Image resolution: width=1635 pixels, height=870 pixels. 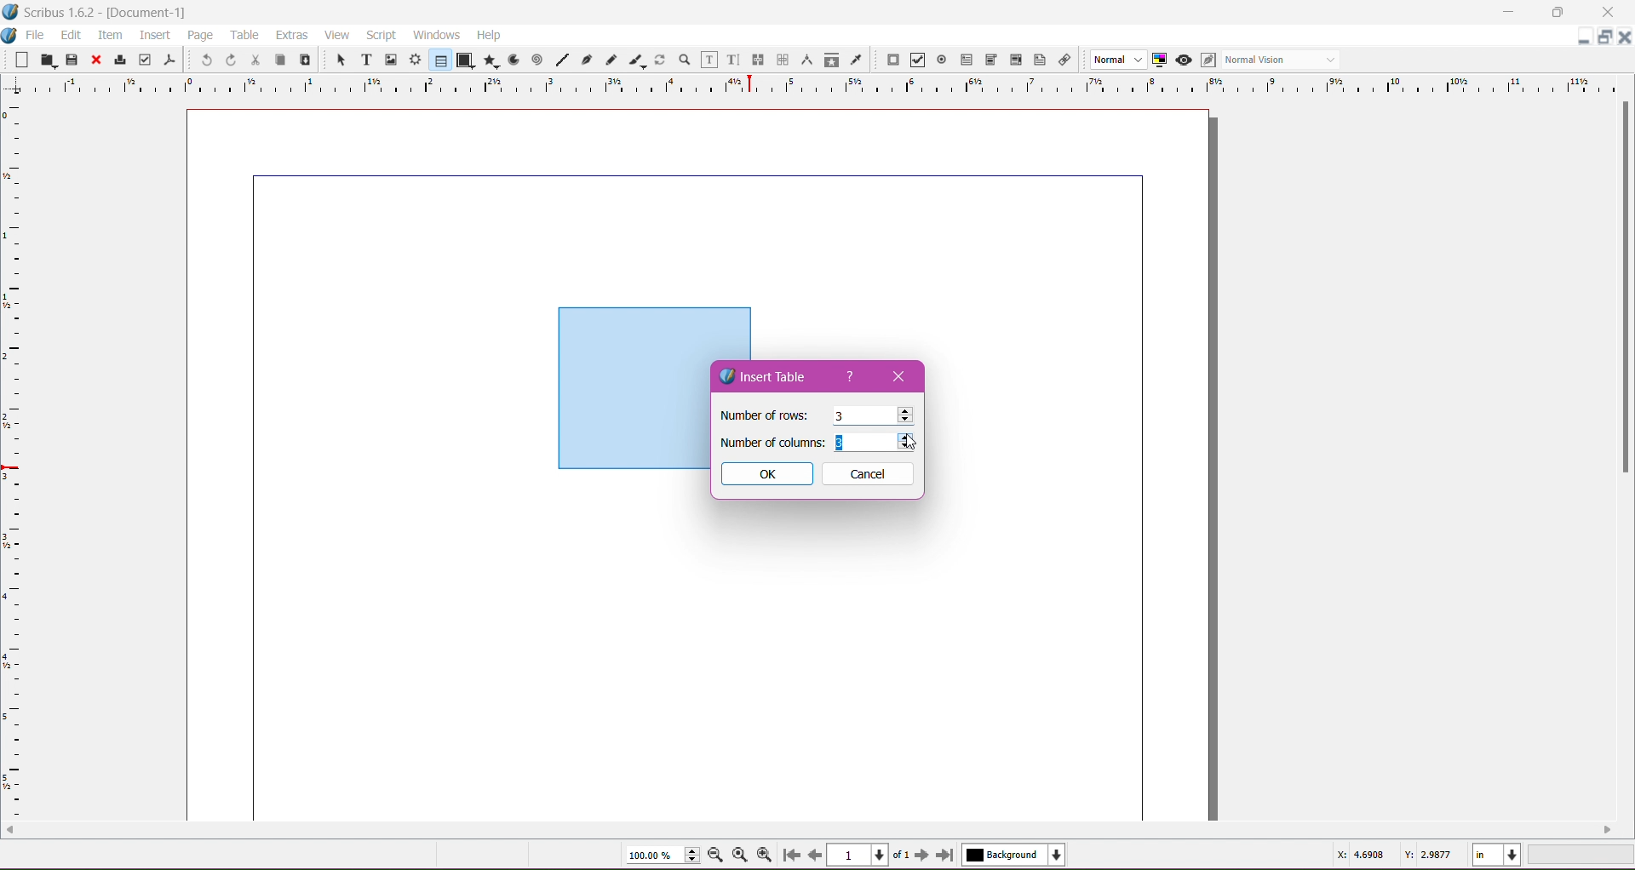 I want to click on PDF combo box, so click(x=988, y=60).